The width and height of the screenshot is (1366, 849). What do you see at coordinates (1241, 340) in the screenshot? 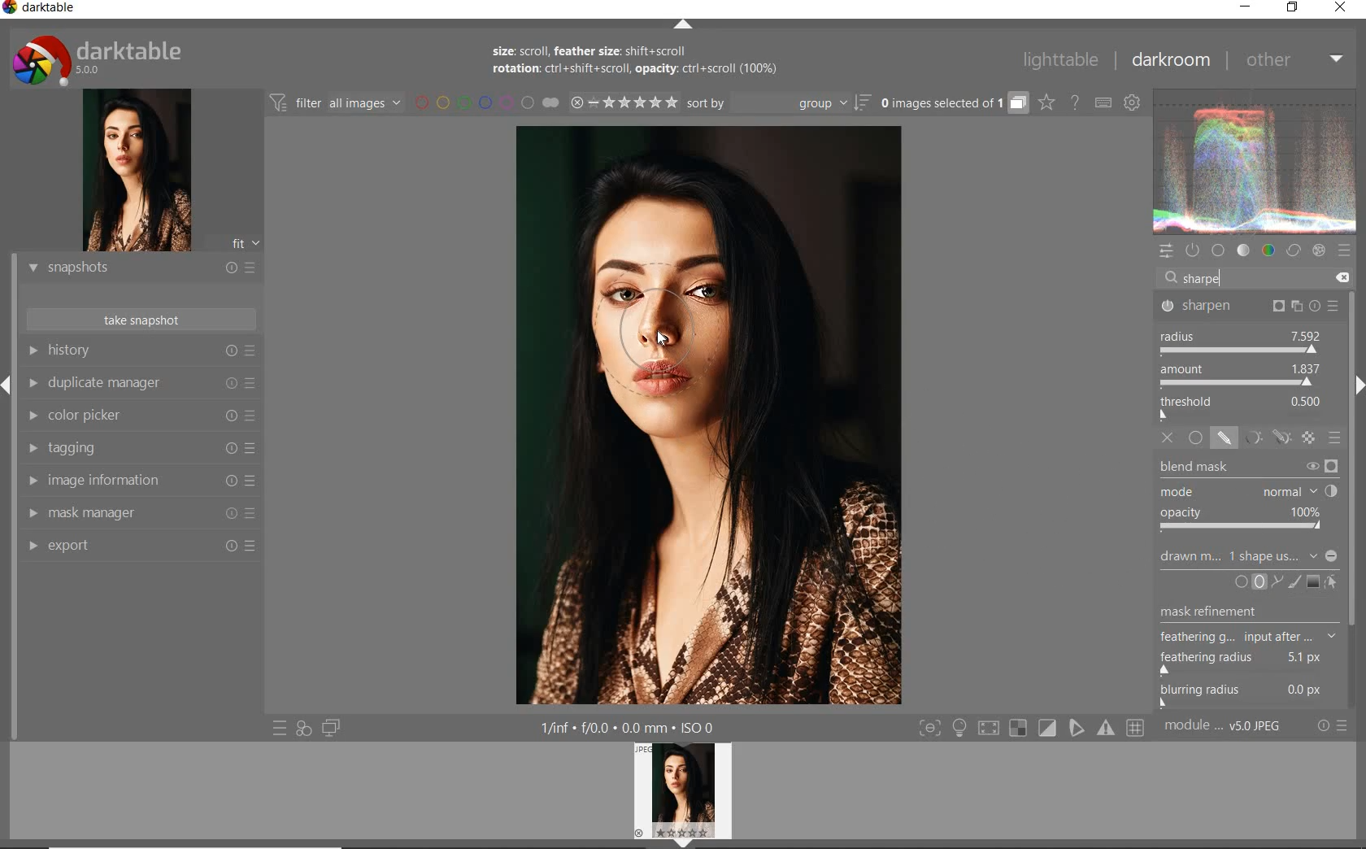
I see `RADIUS` at bounding box center [1241, 340].